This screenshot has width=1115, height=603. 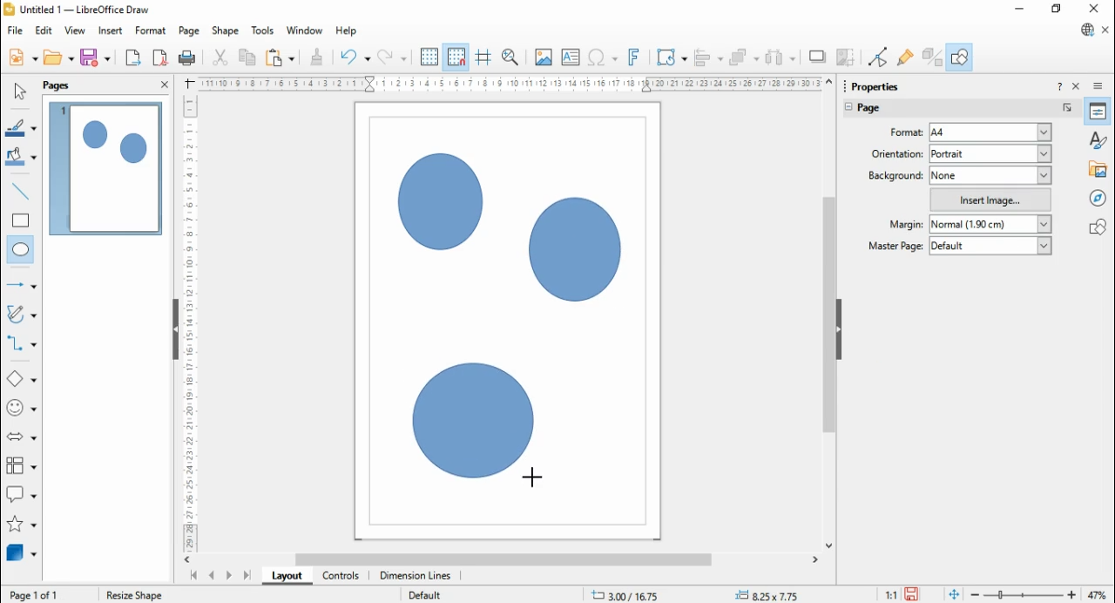 I want to click on clone formatting, so click(x=317, y=57).